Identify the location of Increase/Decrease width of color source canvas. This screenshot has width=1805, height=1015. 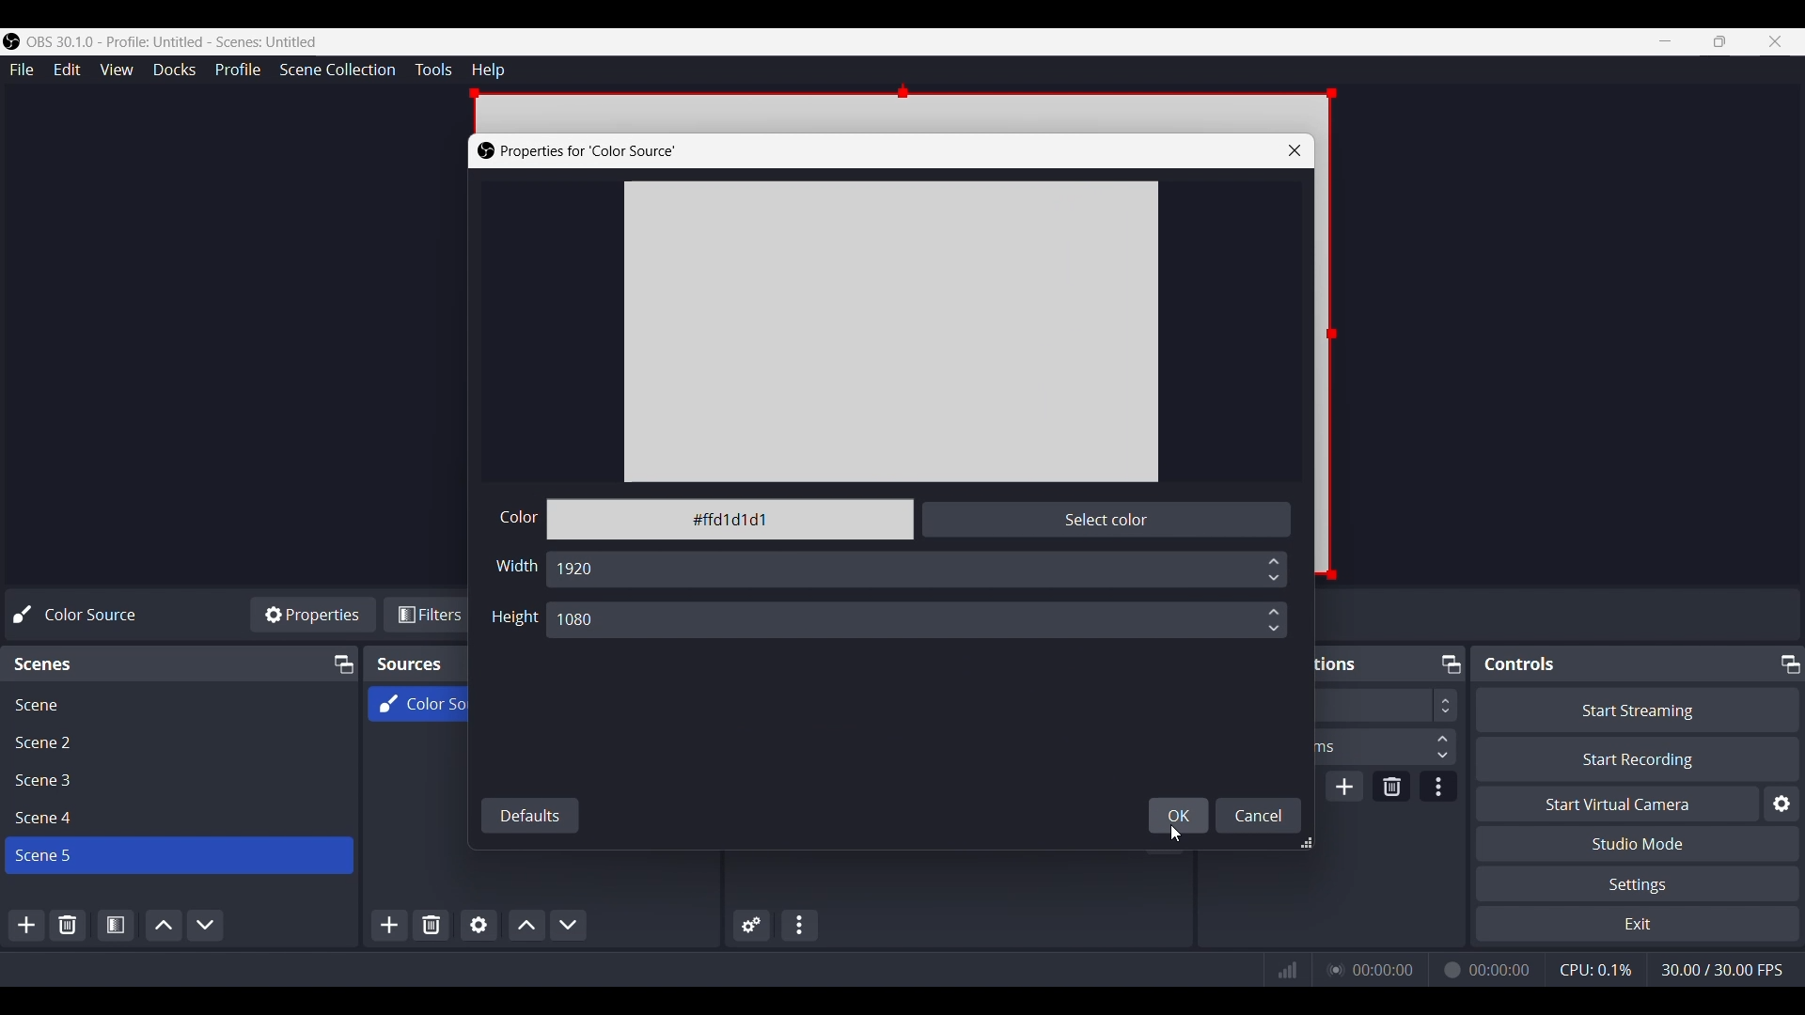
(1272, 569).